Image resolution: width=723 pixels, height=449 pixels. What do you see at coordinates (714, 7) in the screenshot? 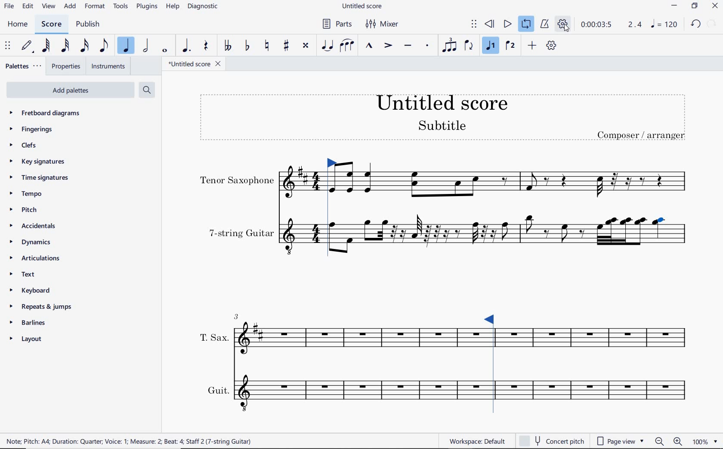
I see `CLOSE` at bounding box center [714, 7].